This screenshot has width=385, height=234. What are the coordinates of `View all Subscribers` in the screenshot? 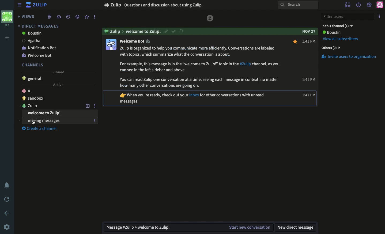 It's located at (342, 39).